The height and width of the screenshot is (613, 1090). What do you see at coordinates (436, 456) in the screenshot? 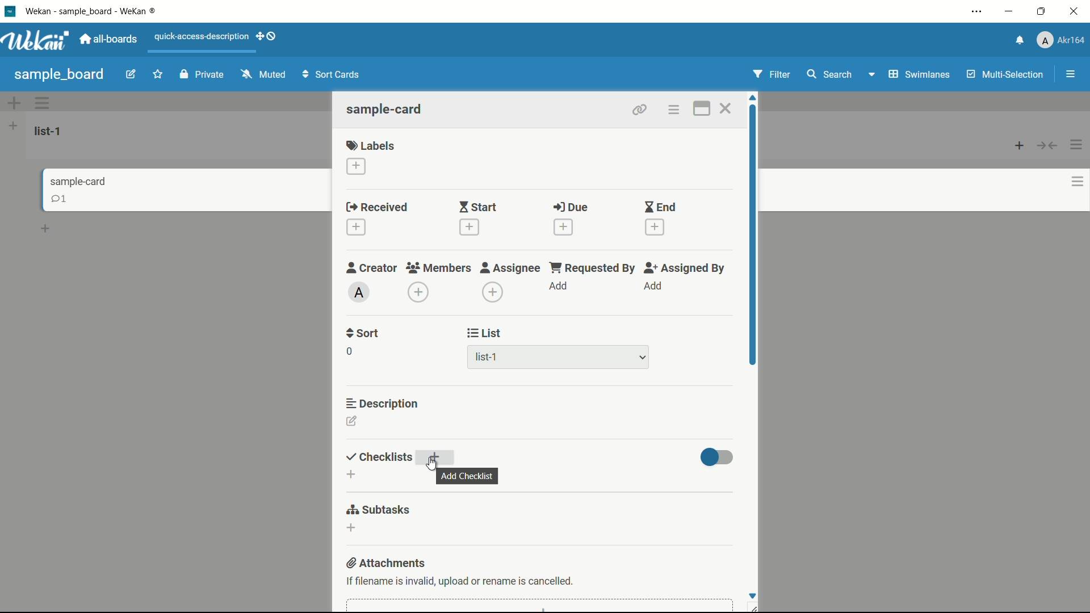
I see `add checklist` at bounding box center [436, 456].